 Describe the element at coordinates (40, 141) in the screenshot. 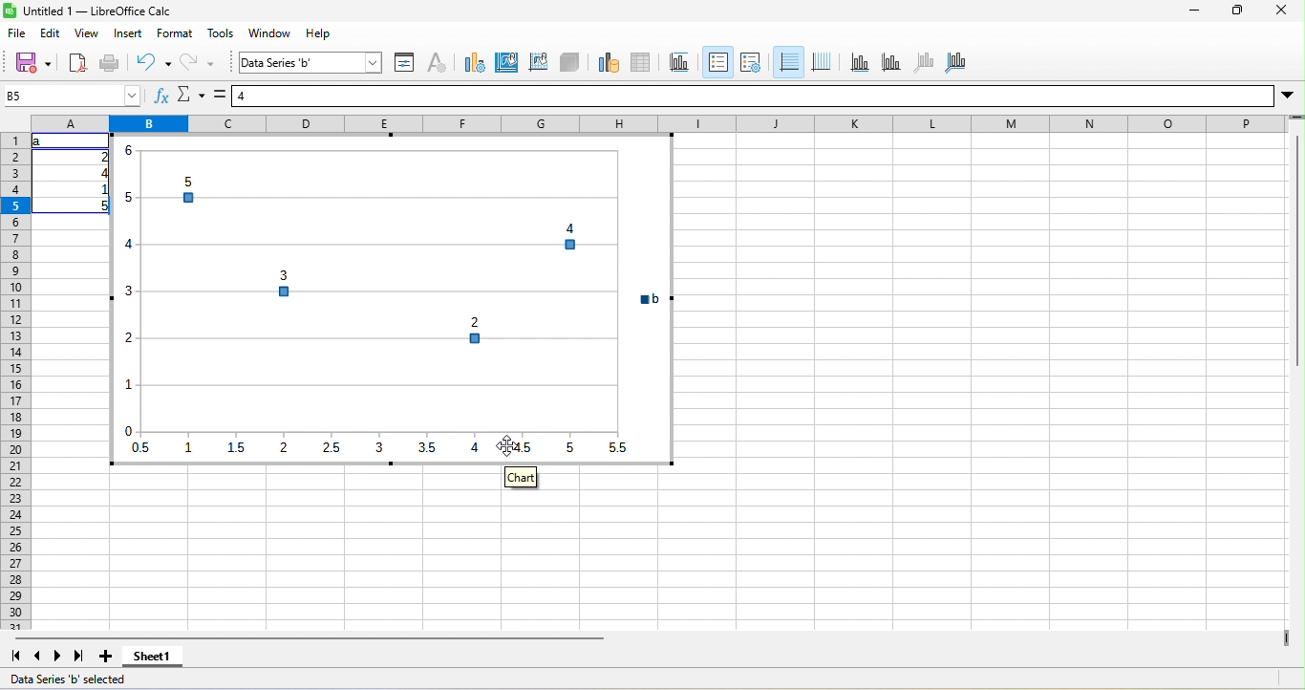

I see `a` at that location.